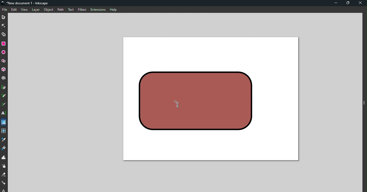 The image size is (367, 192). What do you see at coordinates (4, 132) in the screenshot?
I see `Mesh tool` at bounding box center [4, 132].